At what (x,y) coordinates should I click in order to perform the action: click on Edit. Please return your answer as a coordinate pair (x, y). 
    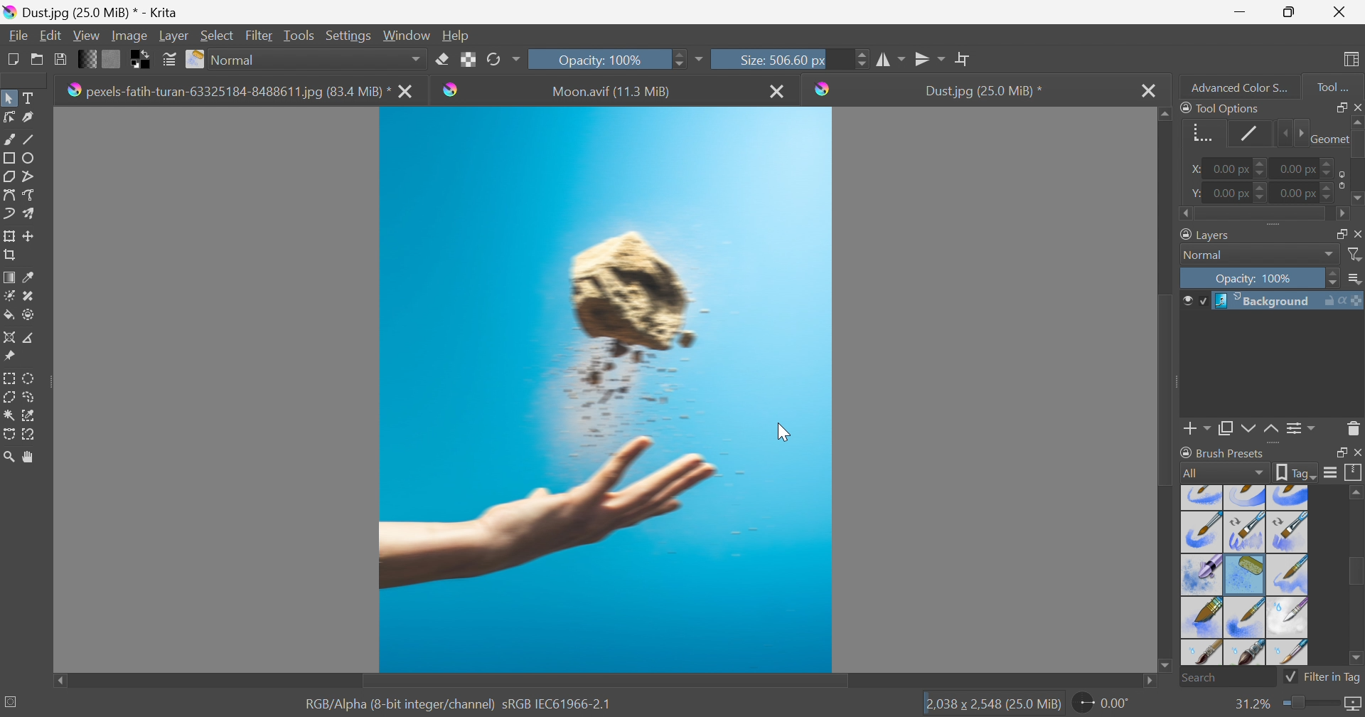
    Looking at the image, I should click on (50, 35).